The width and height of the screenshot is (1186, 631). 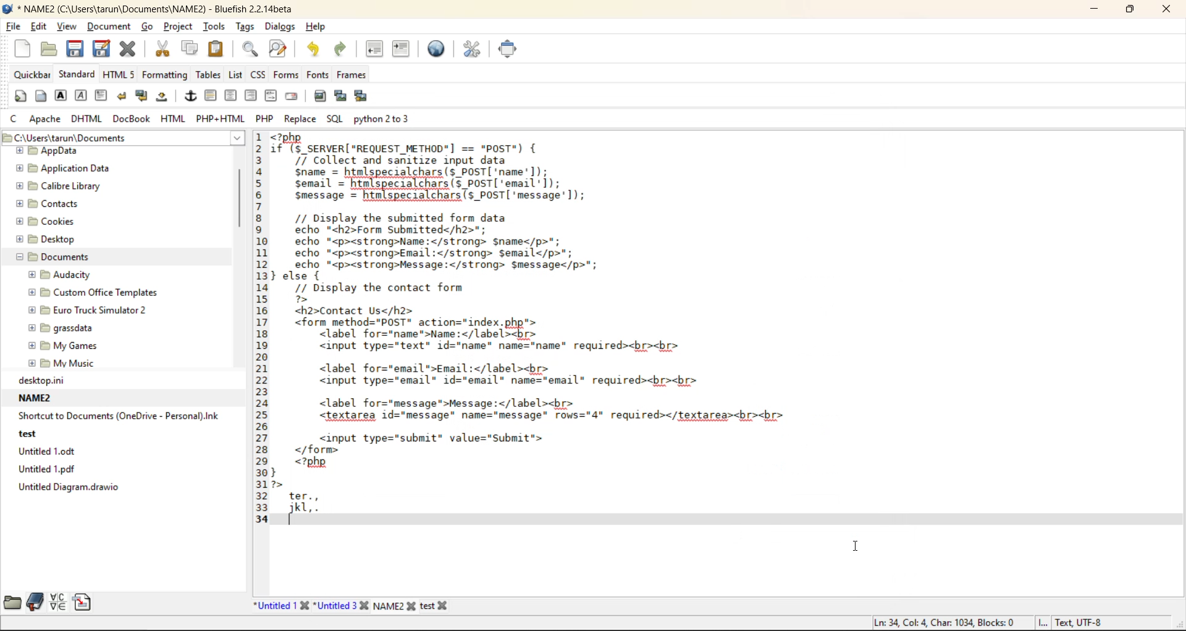 What do you see at coordinates (430, 605) in the screenshot?
I see `file name` at bounding box center [430, 605].